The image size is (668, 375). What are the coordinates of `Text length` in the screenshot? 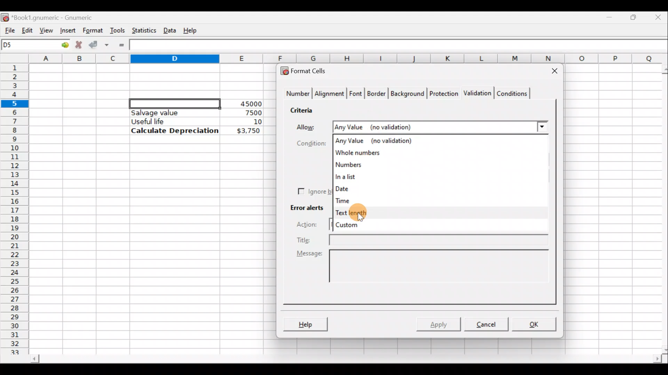 It's located at (359, 212).